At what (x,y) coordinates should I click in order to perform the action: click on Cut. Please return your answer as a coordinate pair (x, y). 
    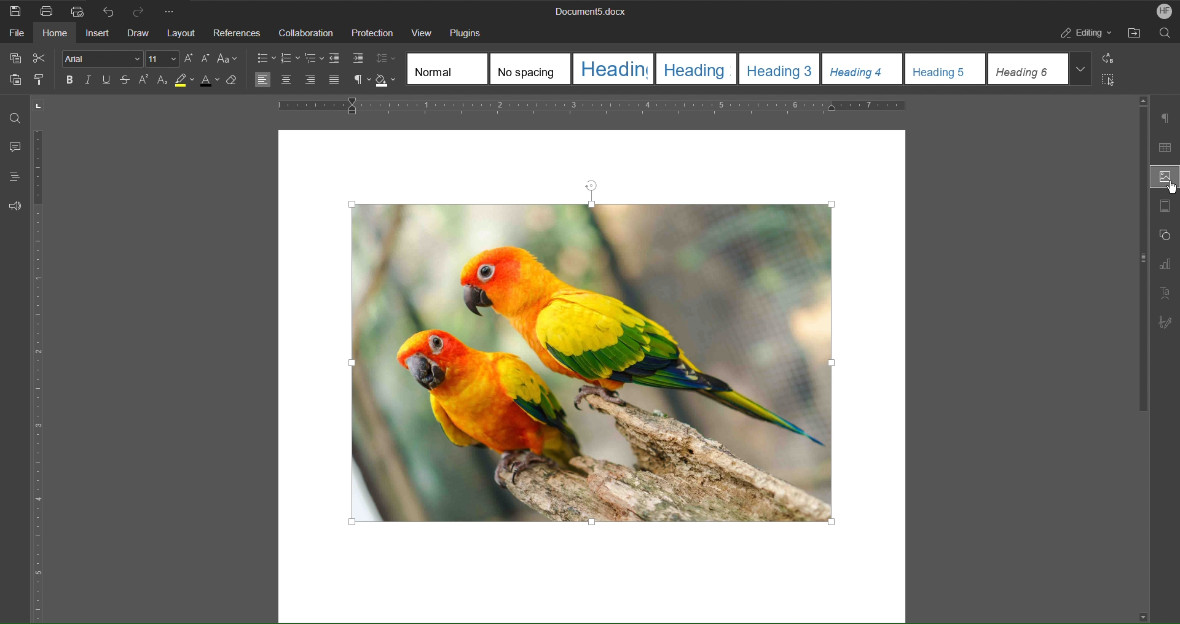
    Looking at the image, I should click on (42, 58).